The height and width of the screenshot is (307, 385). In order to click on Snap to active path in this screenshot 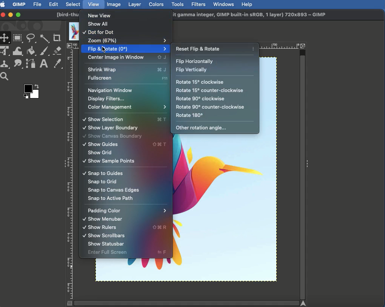, I will do `click(111, 198)`.